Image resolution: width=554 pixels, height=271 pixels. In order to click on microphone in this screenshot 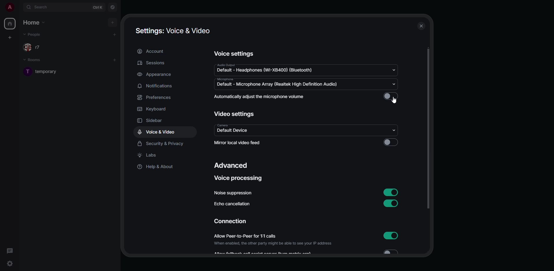, I will do `click(278, 83)`.